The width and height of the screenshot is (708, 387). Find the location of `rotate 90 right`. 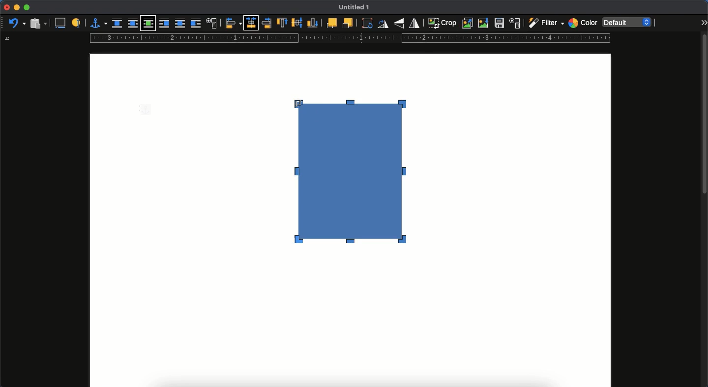

rotate 90 right is located at coordinates (383, 25).